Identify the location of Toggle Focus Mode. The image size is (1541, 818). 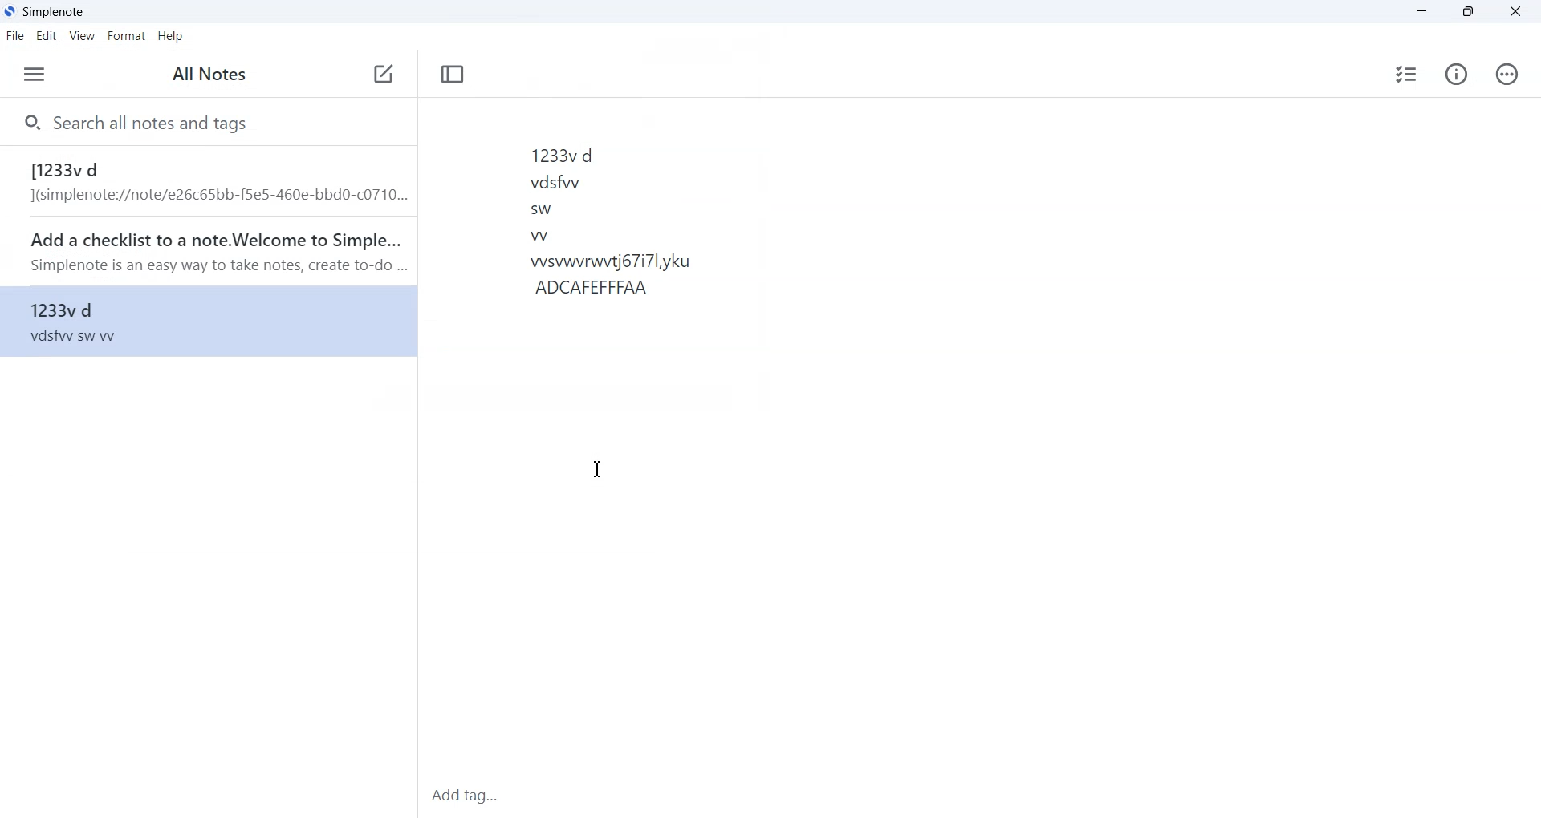
(453, 75).